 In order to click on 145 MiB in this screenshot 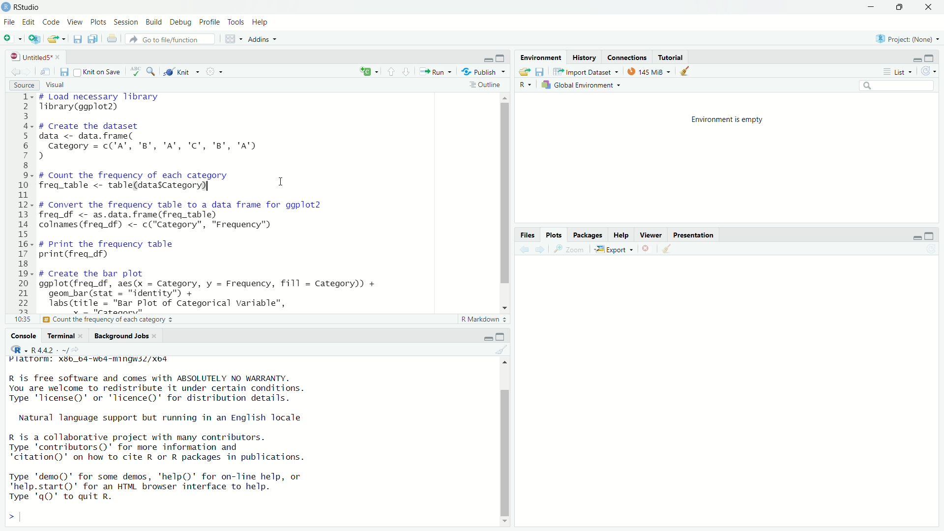, I will do `click(647, 72)`.